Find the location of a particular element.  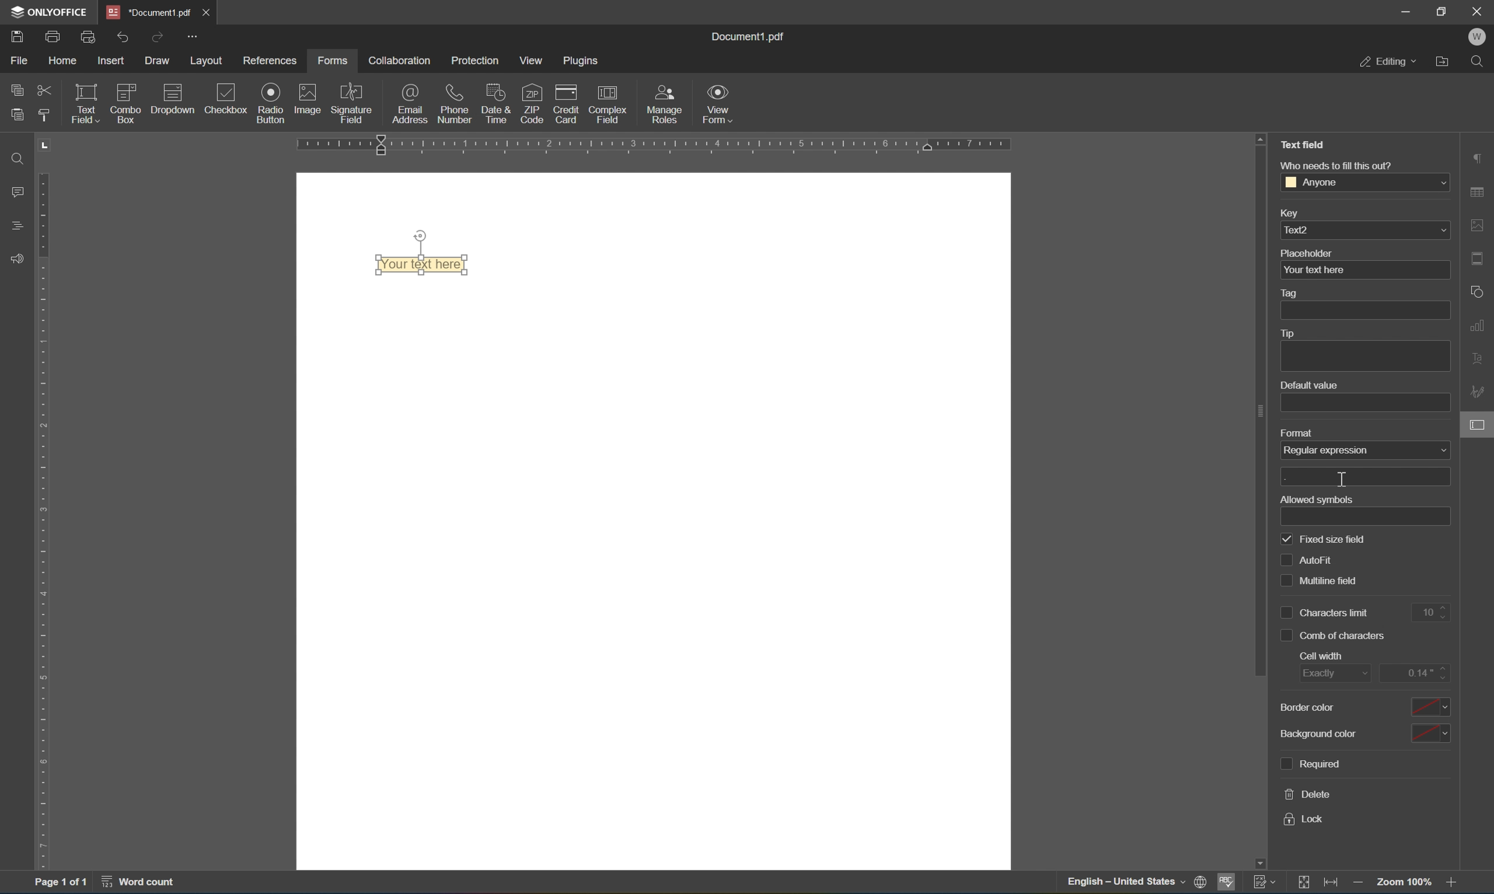

shape settings is located at coordinates (1475, 291).